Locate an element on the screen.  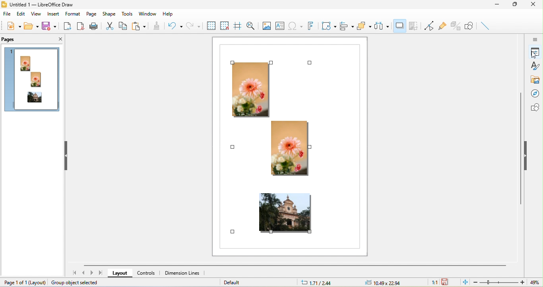
toggle extrusion is located at coordinates (455, 26).